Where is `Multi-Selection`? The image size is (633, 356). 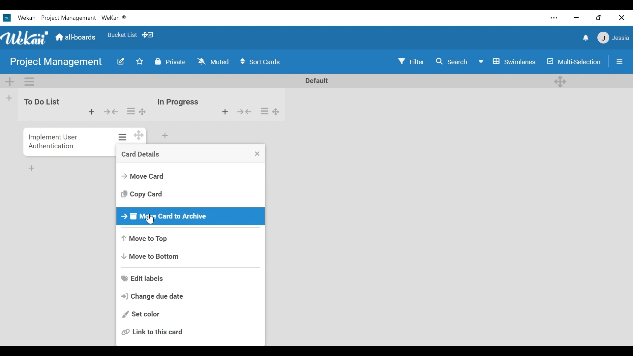
Multi-Selection is located at coordinates (573, 61).